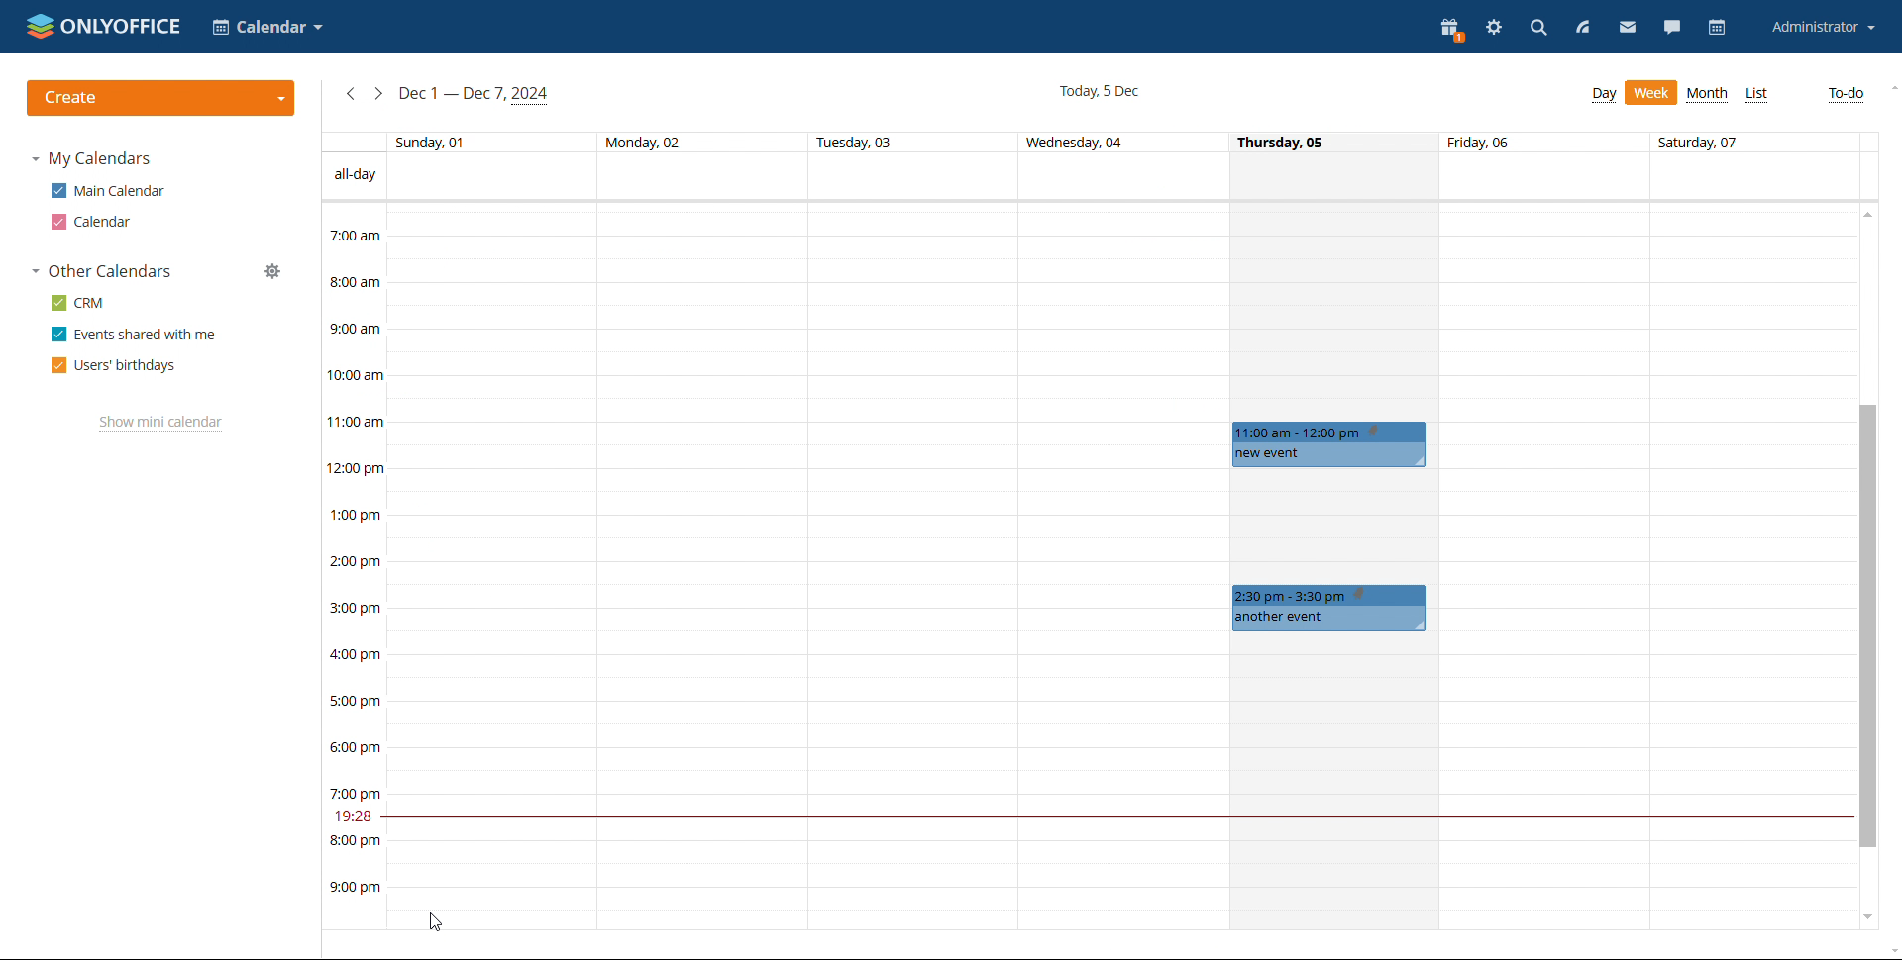 The width and height of the screenshot is (1902, 960). I want to click on my calendars, so click(91, 159).